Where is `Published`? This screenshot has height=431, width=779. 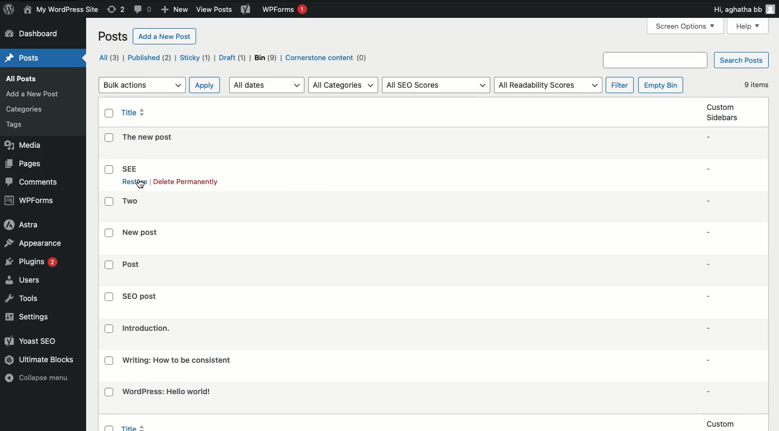
Published is located at coordinates (149, 58).